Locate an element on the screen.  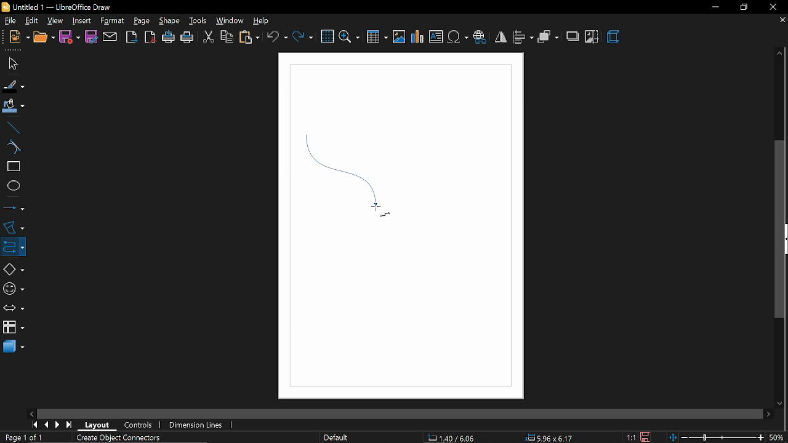
window is located at coordinates (228, 21).